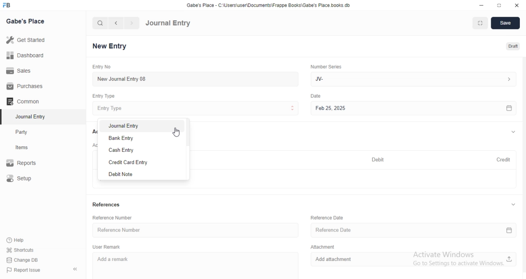 Image resolution: width=526 pixels, height=279 pixels. What do you see at coordinates (200, 265) in the screenshot?
I see `Add a remark` at bounding box center [200, 265].